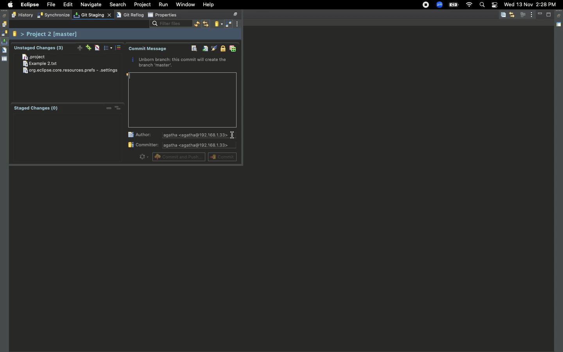  I want to click on Git staging, so click(91, 15).